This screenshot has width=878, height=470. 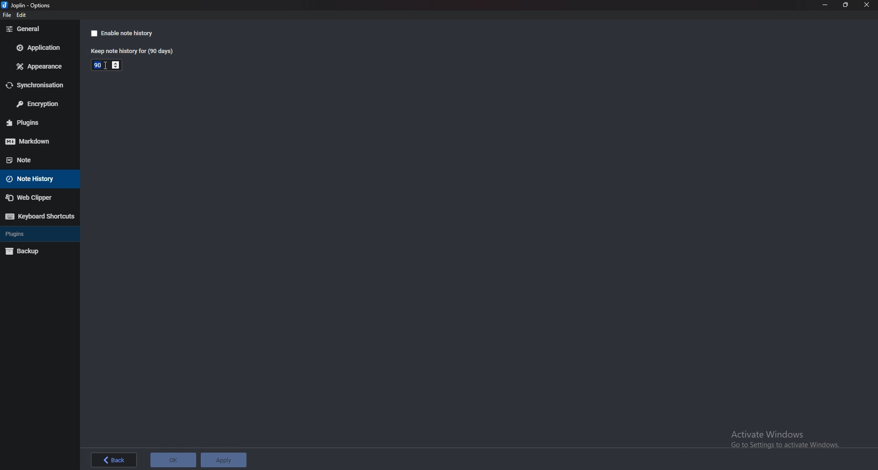 I want to click on plugins, so click(x=37, y=122).